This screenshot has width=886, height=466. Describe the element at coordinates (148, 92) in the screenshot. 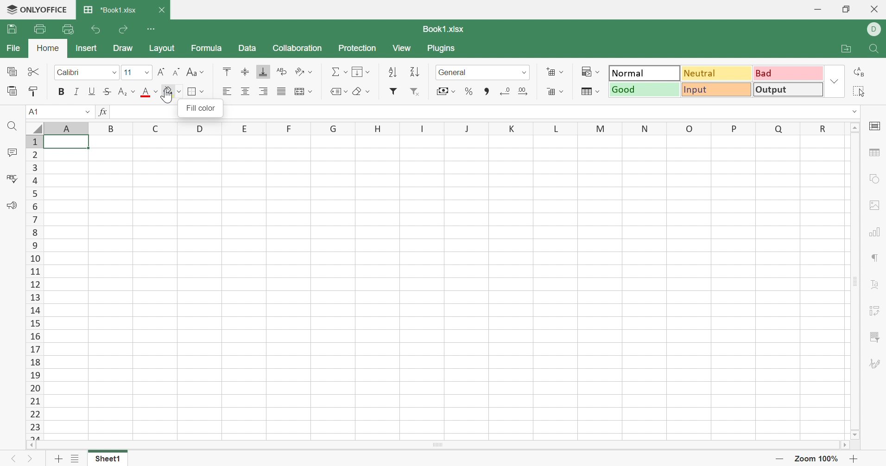

I see `Font color` at that location.